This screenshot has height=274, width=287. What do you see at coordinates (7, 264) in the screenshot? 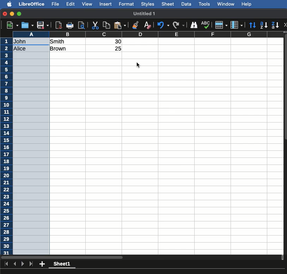
I see `First sheet` at bounding box center [7, 264].